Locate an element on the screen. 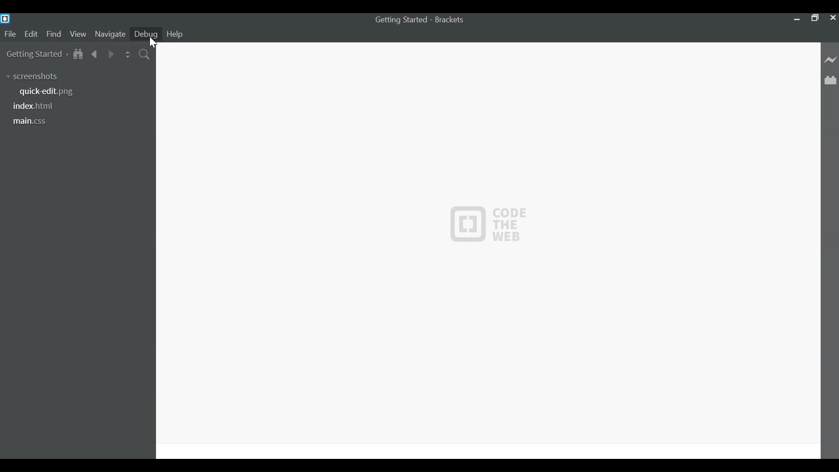 Image resolution: width=839 pixels, height=472 pixels. File is located at coordinates (10, 34).